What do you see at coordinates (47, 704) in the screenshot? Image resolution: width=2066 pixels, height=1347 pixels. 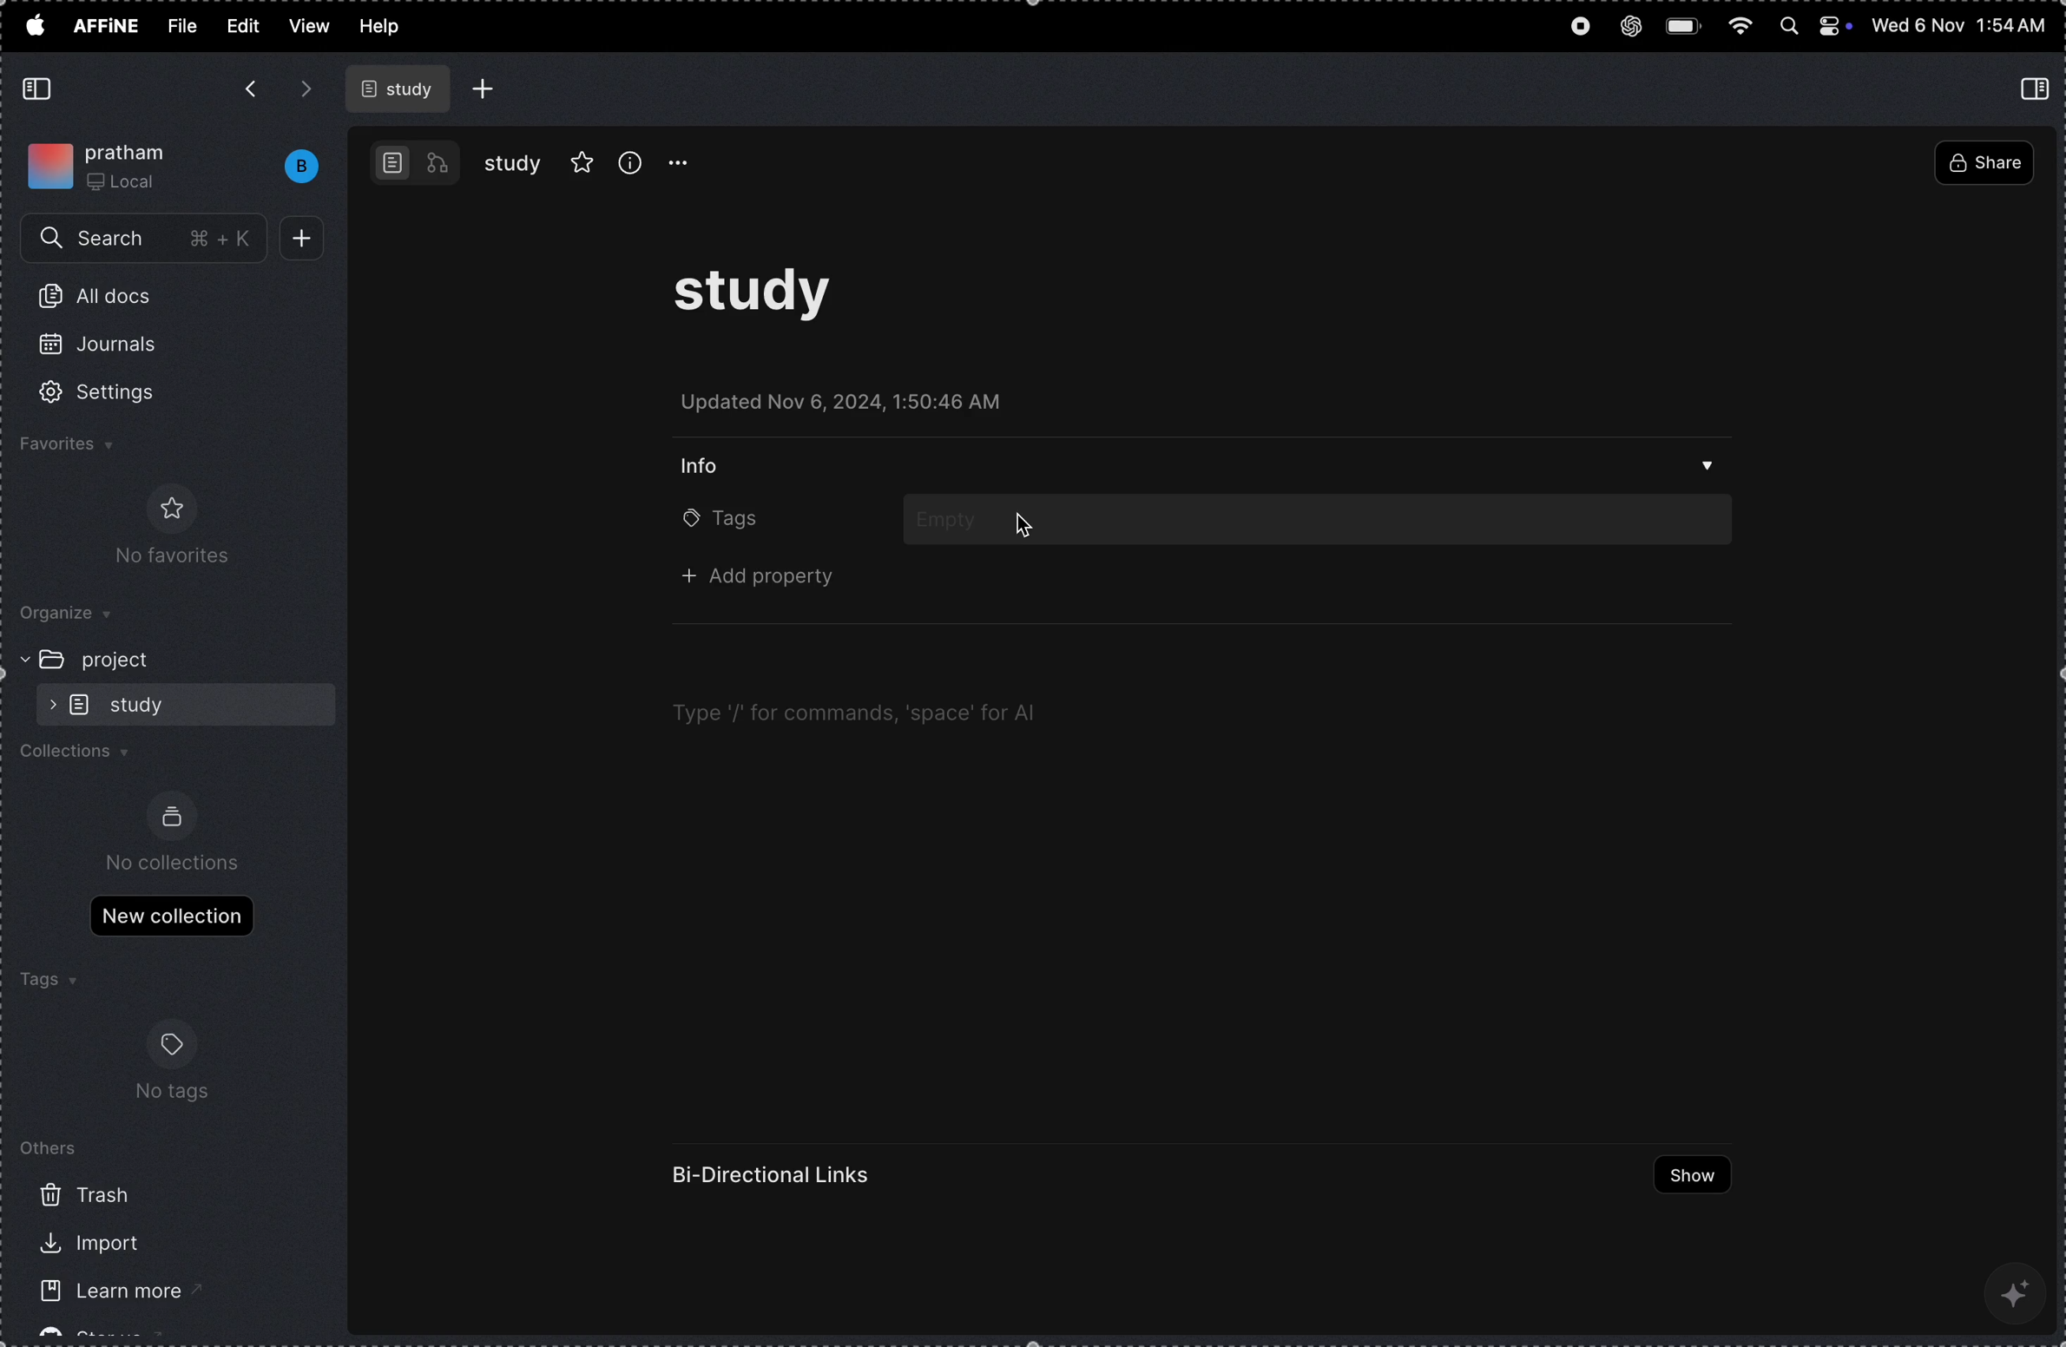 I see `expand/collapse` at bounding box center [47, 704].